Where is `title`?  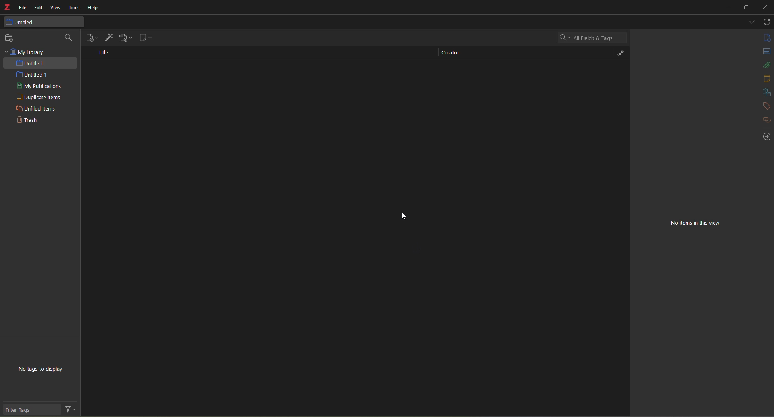
title is located at coordinates (640, 36).